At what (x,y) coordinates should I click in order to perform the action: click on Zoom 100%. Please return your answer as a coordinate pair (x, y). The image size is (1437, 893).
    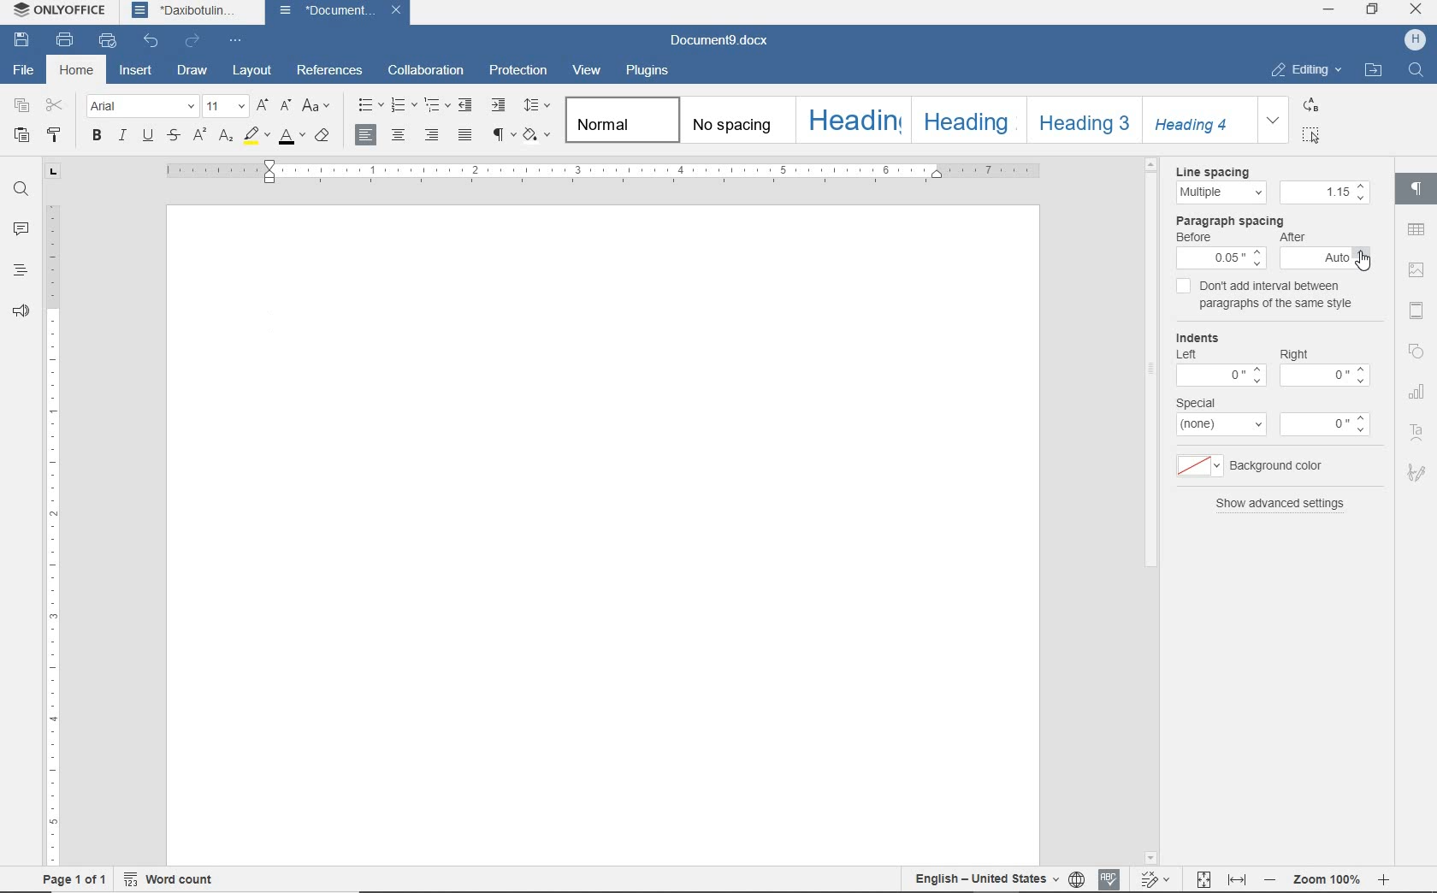
    Looking at the image, I should click on (1326, 879).